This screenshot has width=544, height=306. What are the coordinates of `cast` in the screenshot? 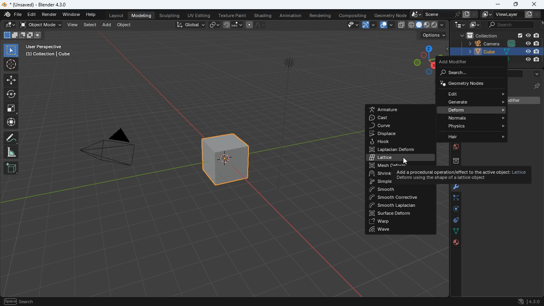 It's located at (387, 118).